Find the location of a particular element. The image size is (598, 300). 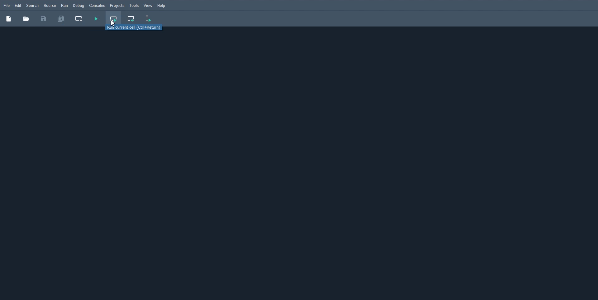

Console is located at coordinates (97, 6).